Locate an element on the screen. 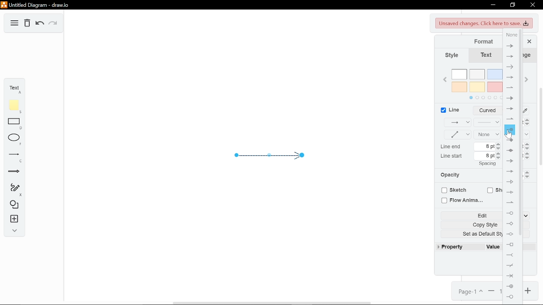 The height and width of the screenshot is (305, 543). Property is located at coordinates (454, 247).